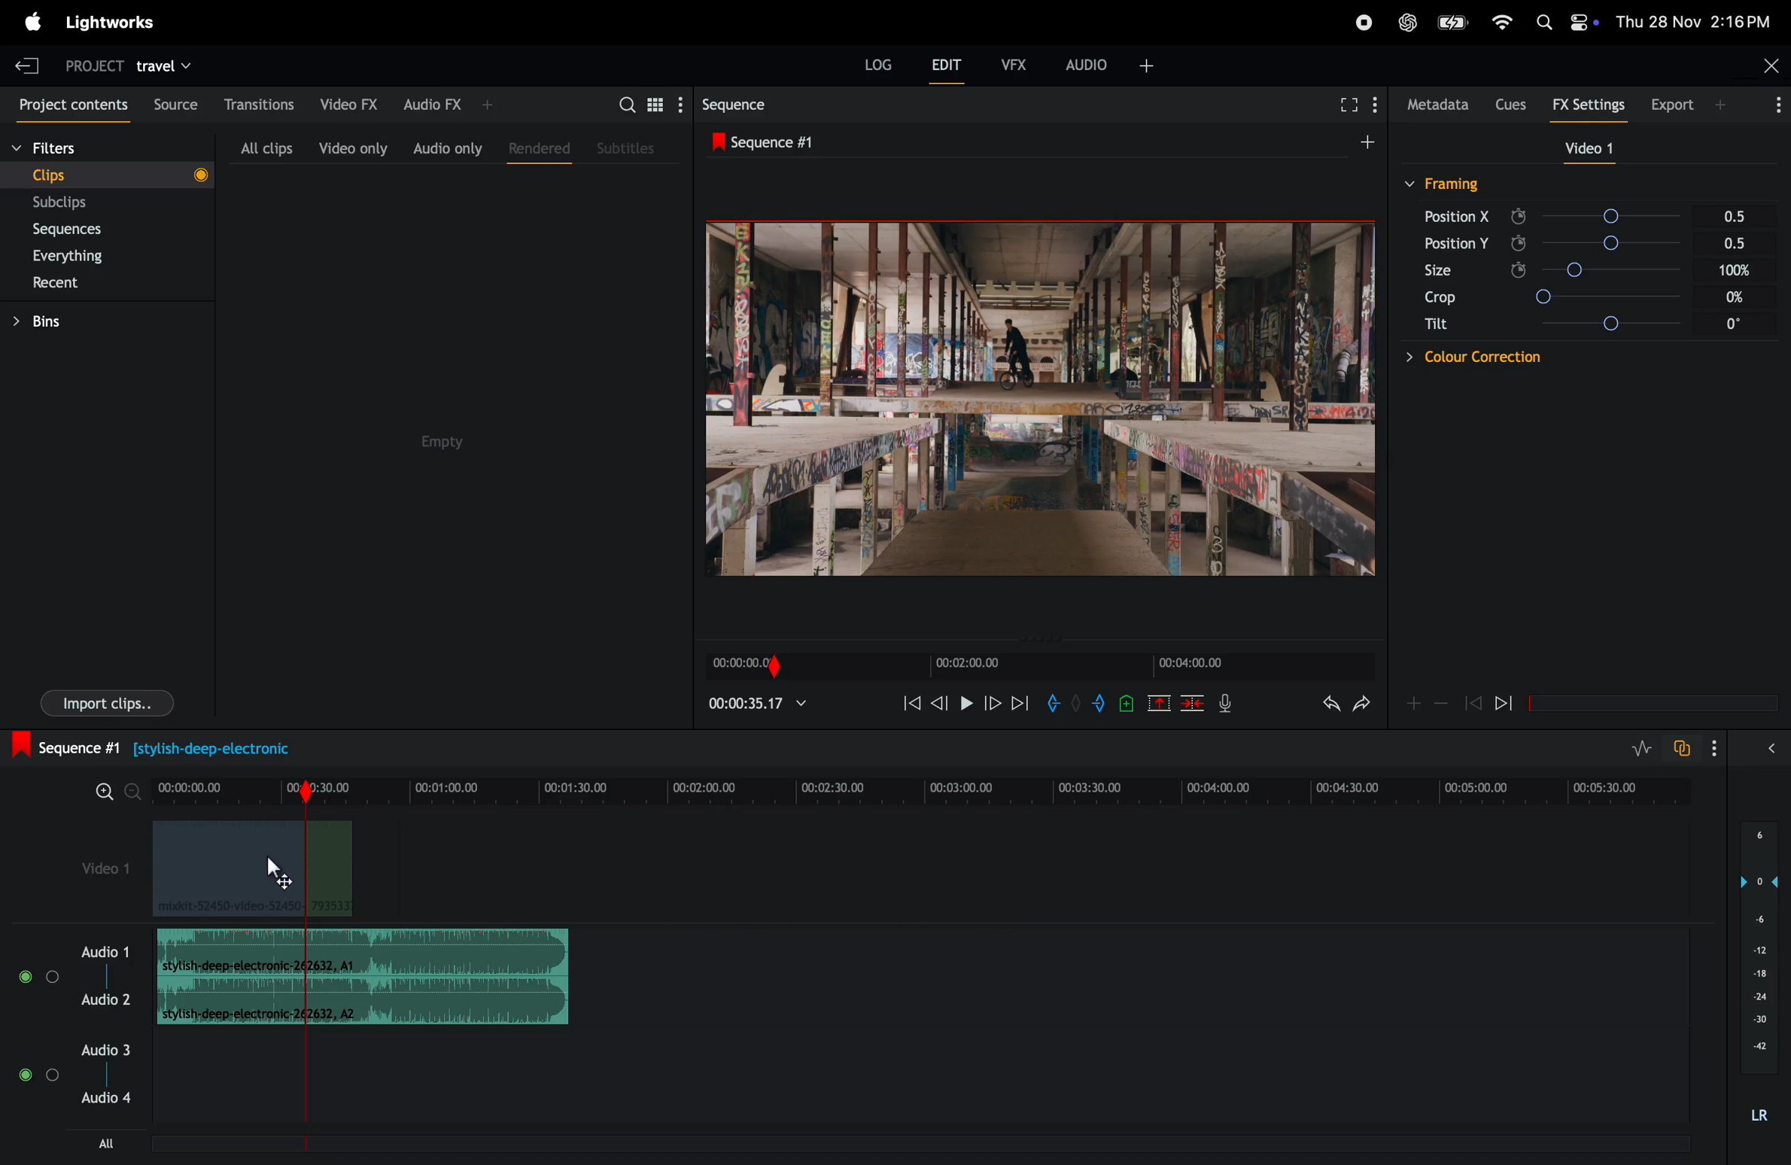  I want to click on video only, so click(350, 148).